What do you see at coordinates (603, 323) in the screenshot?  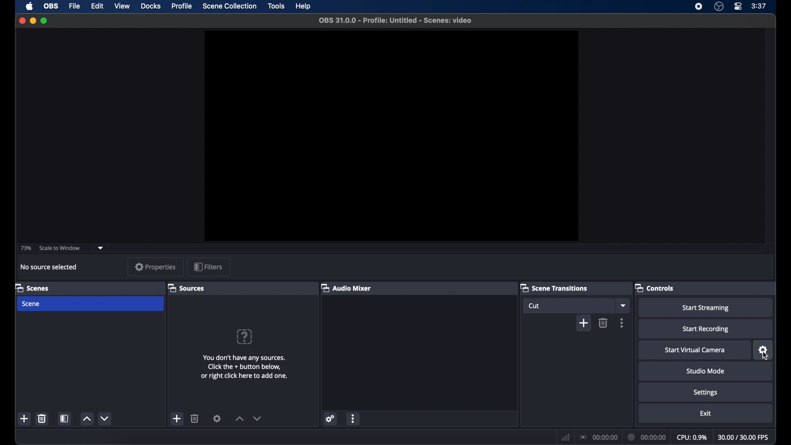 I see `delete` at bounding box center [603, 323].